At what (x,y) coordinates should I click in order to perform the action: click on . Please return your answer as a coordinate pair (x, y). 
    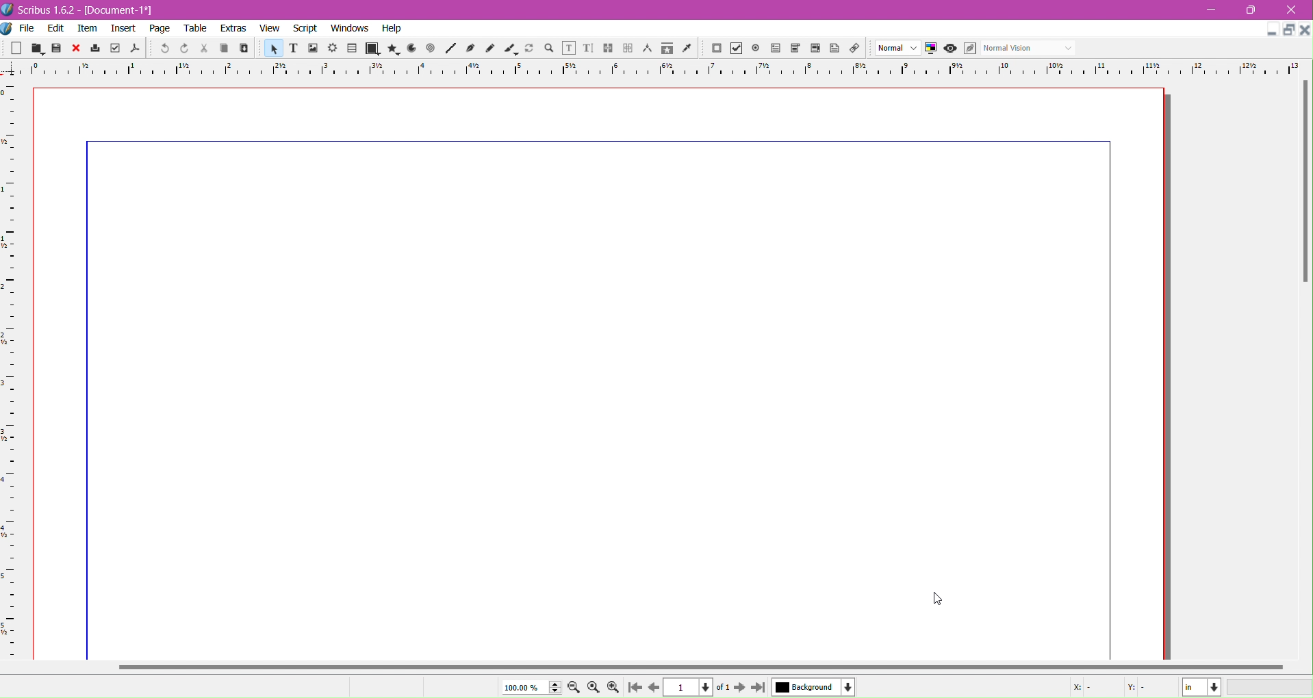
    Looking at the image, I should click on (136, 49).